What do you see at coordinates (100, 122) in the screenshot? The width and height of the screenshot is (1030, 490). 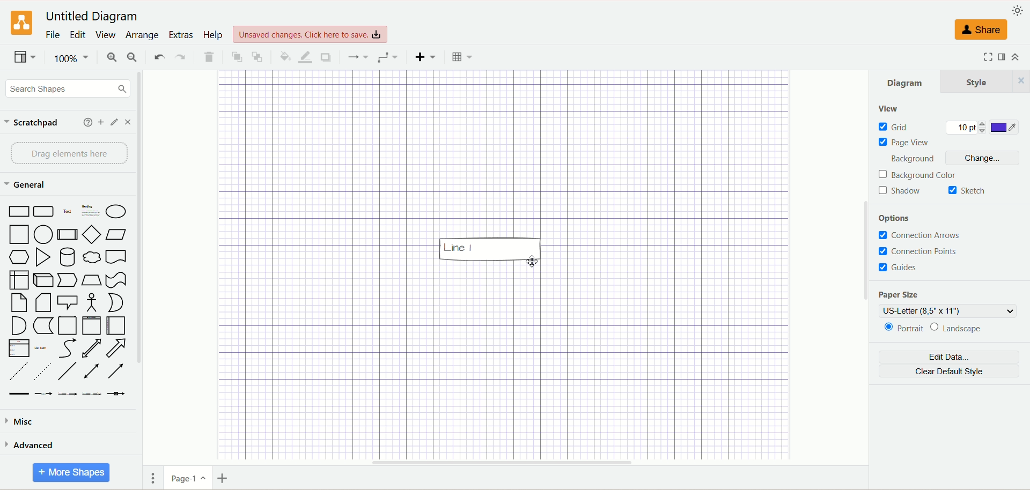 I see `add` at bounding box center [100, 122].